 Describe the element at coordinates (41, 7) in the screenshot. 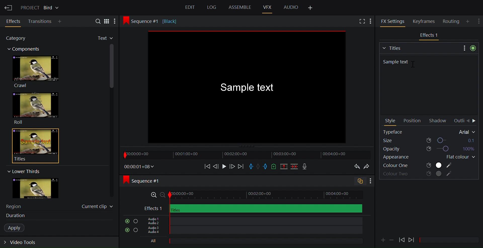

I see `Show/Change current project details` at that location.